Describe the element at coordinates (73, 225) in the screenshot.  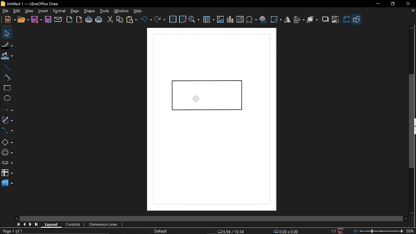
I see `controls` at that location.